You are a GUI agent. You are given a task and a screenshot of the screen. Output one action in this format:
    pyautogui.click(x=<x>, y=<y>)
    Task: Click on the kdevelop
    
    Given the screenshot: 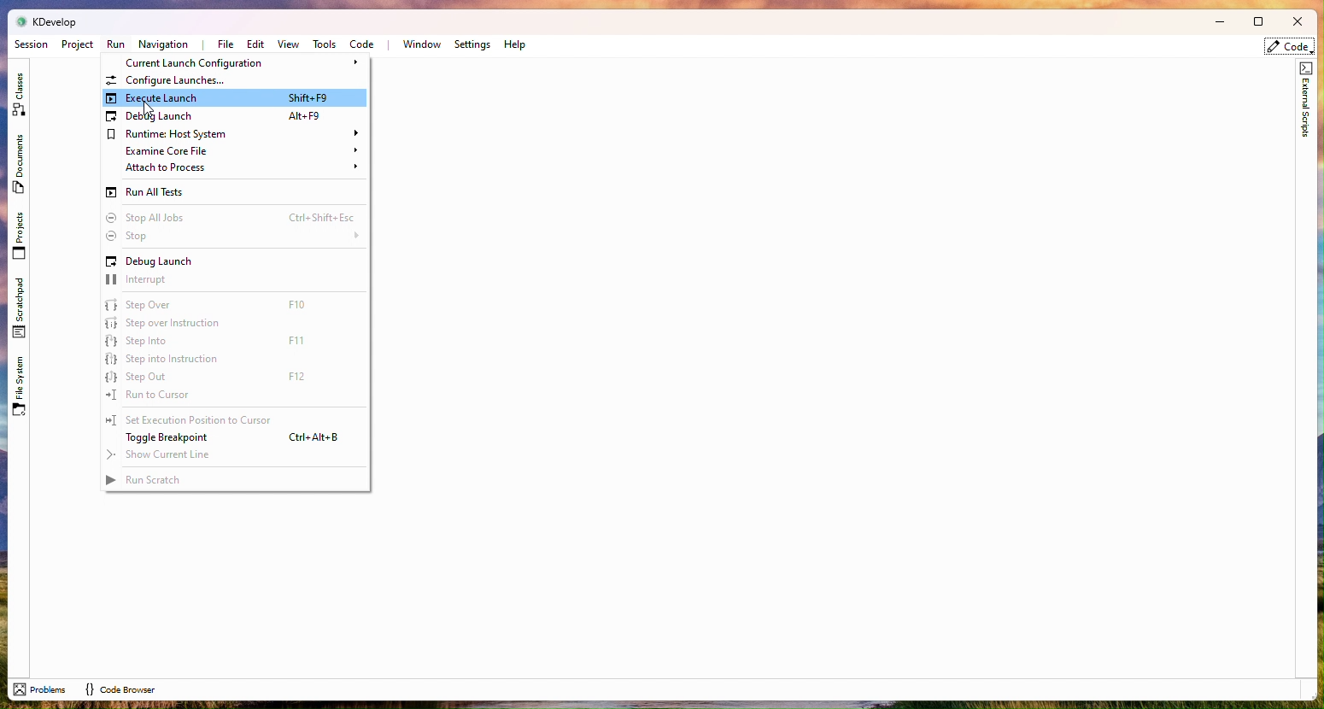 What is the action you would take?
    pyautogui.click(x=56, y=21)
    